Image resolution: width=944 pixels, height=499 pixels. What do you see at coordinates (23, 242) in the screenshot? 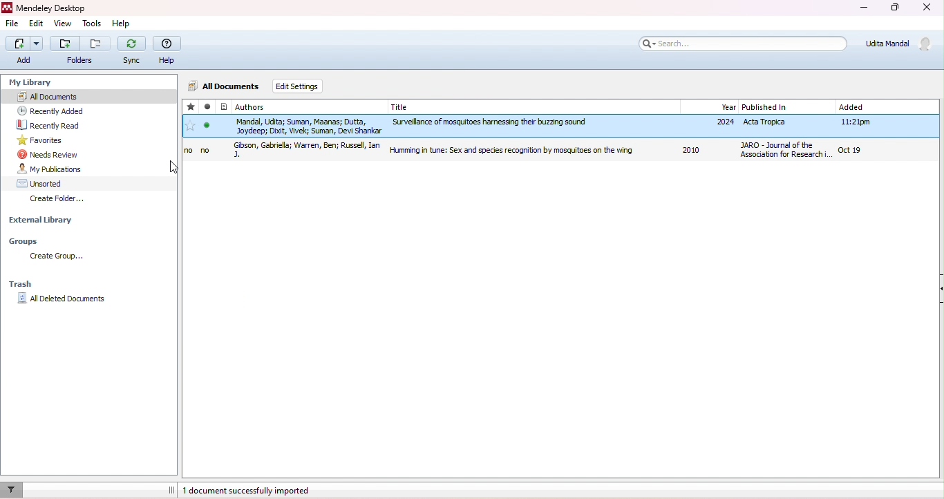
I see `Groups` at bounding box center [23, 242].